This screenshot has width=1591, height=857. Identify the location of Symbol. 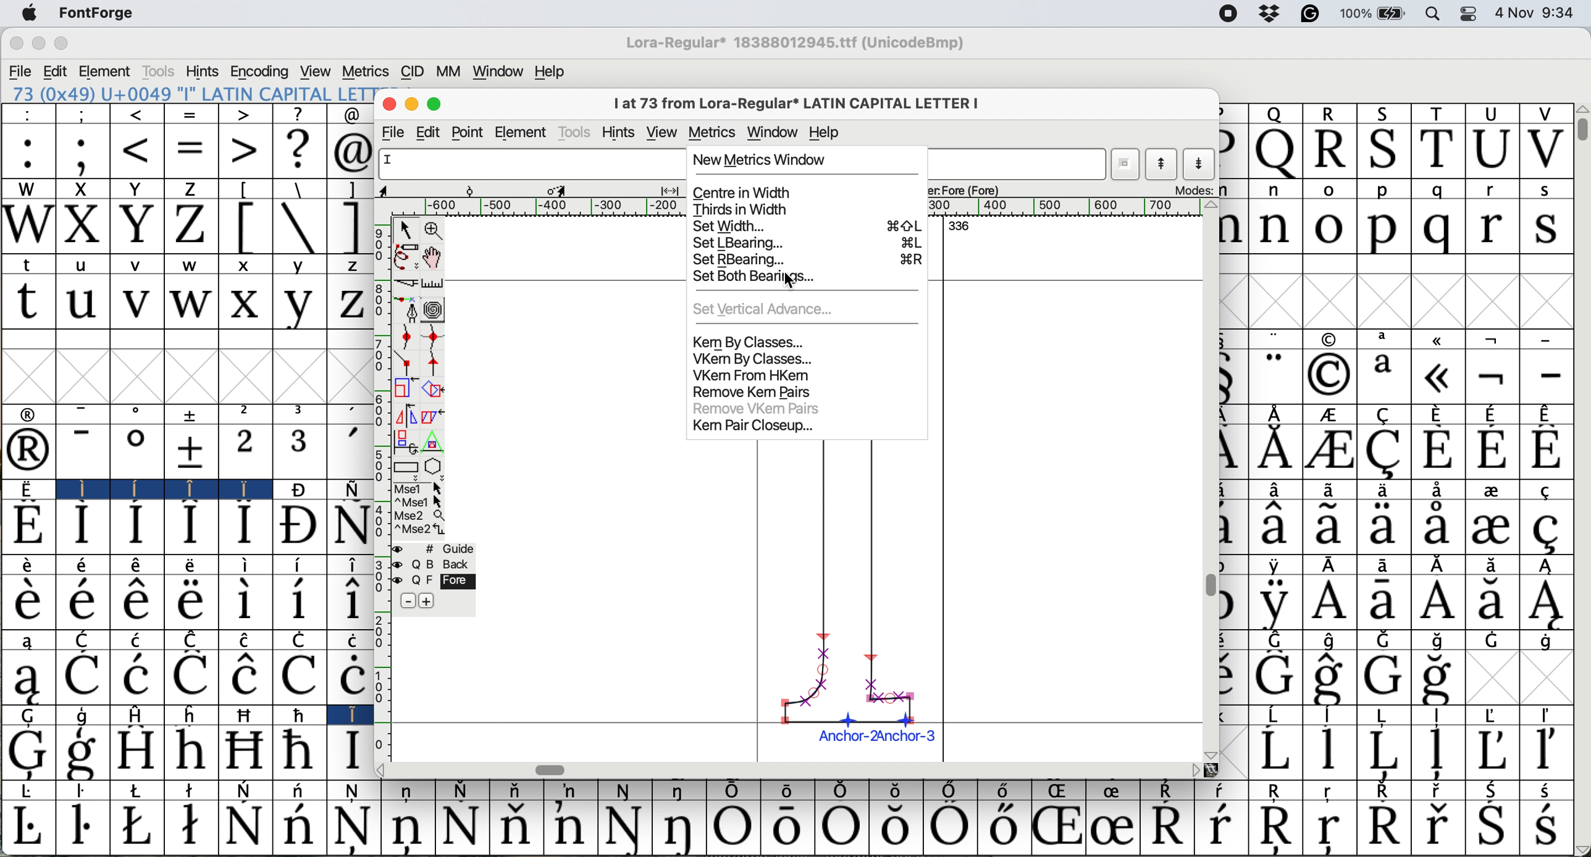
(299, 827).